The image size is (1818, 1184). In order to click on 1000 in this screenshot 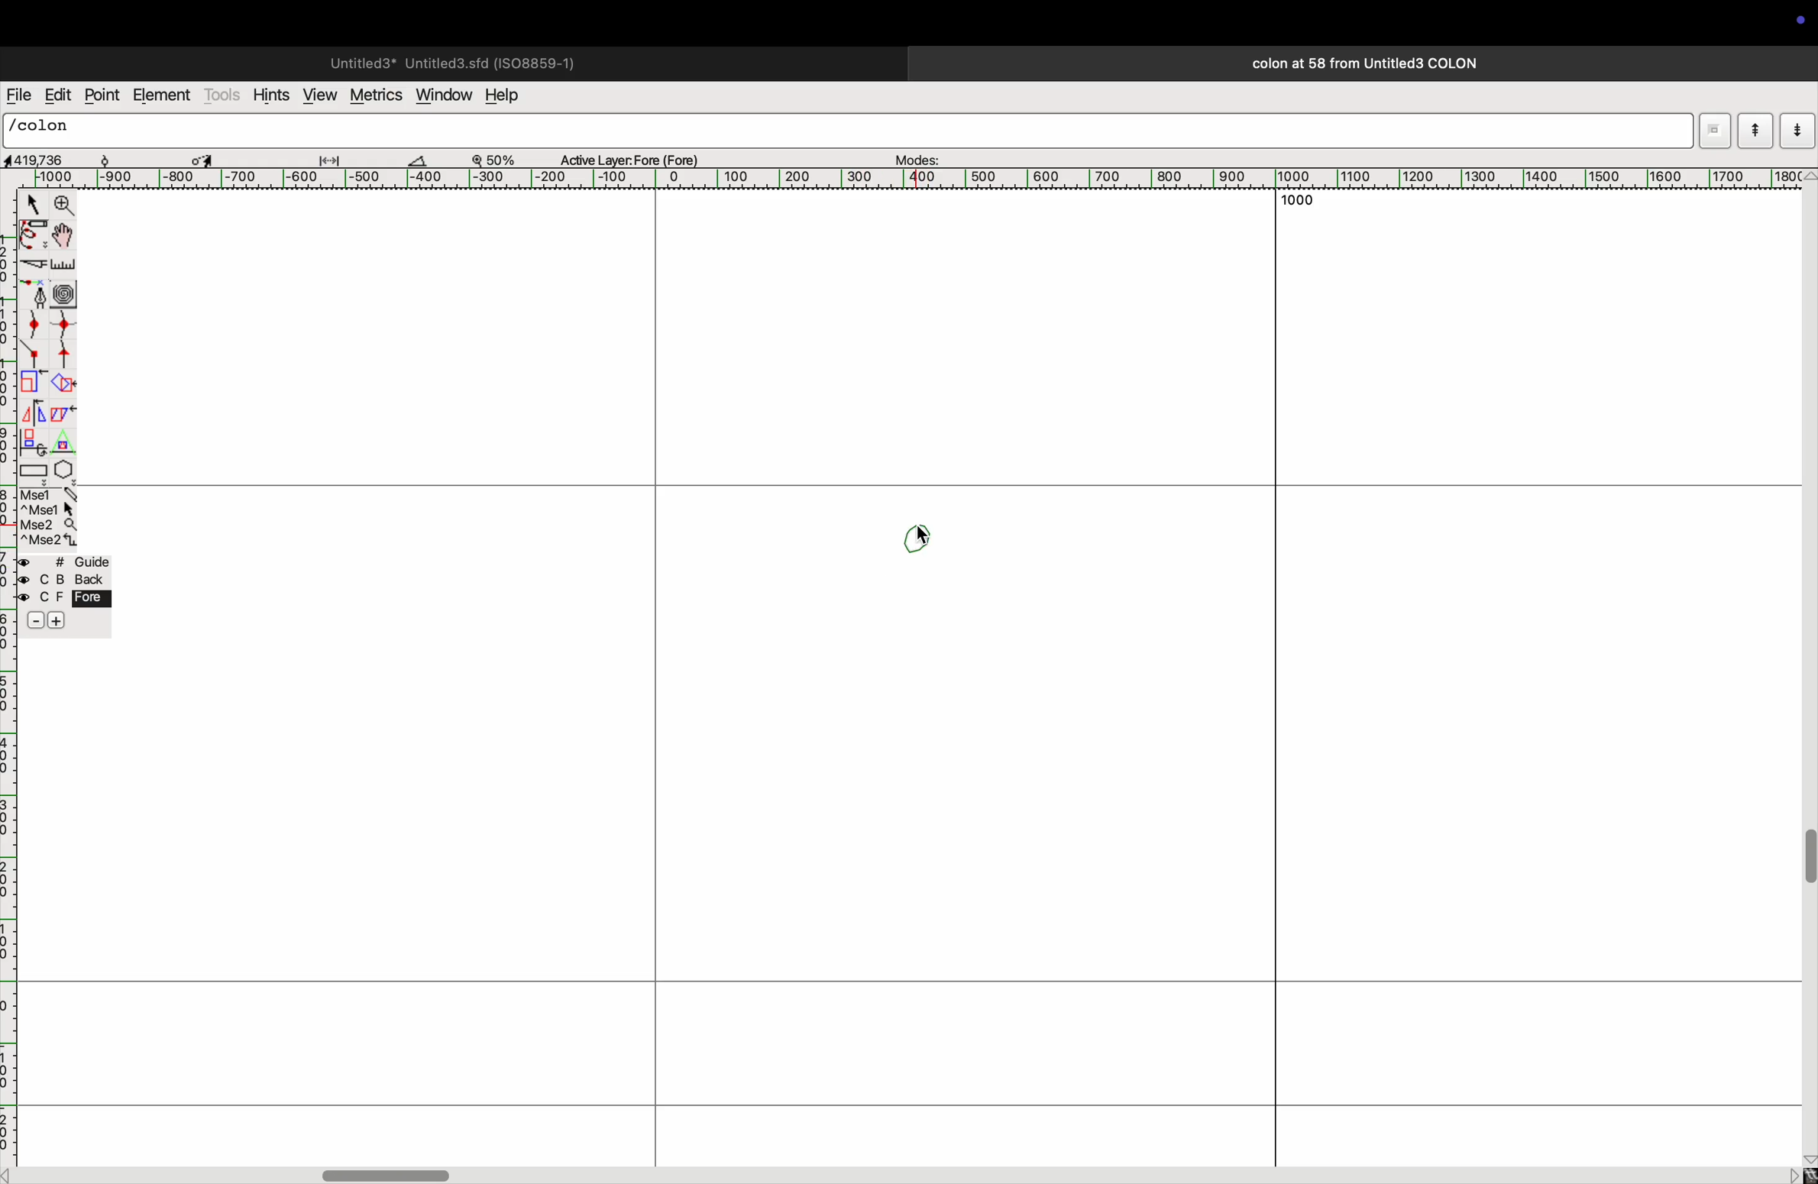, I will do `click(1298, 202)`.